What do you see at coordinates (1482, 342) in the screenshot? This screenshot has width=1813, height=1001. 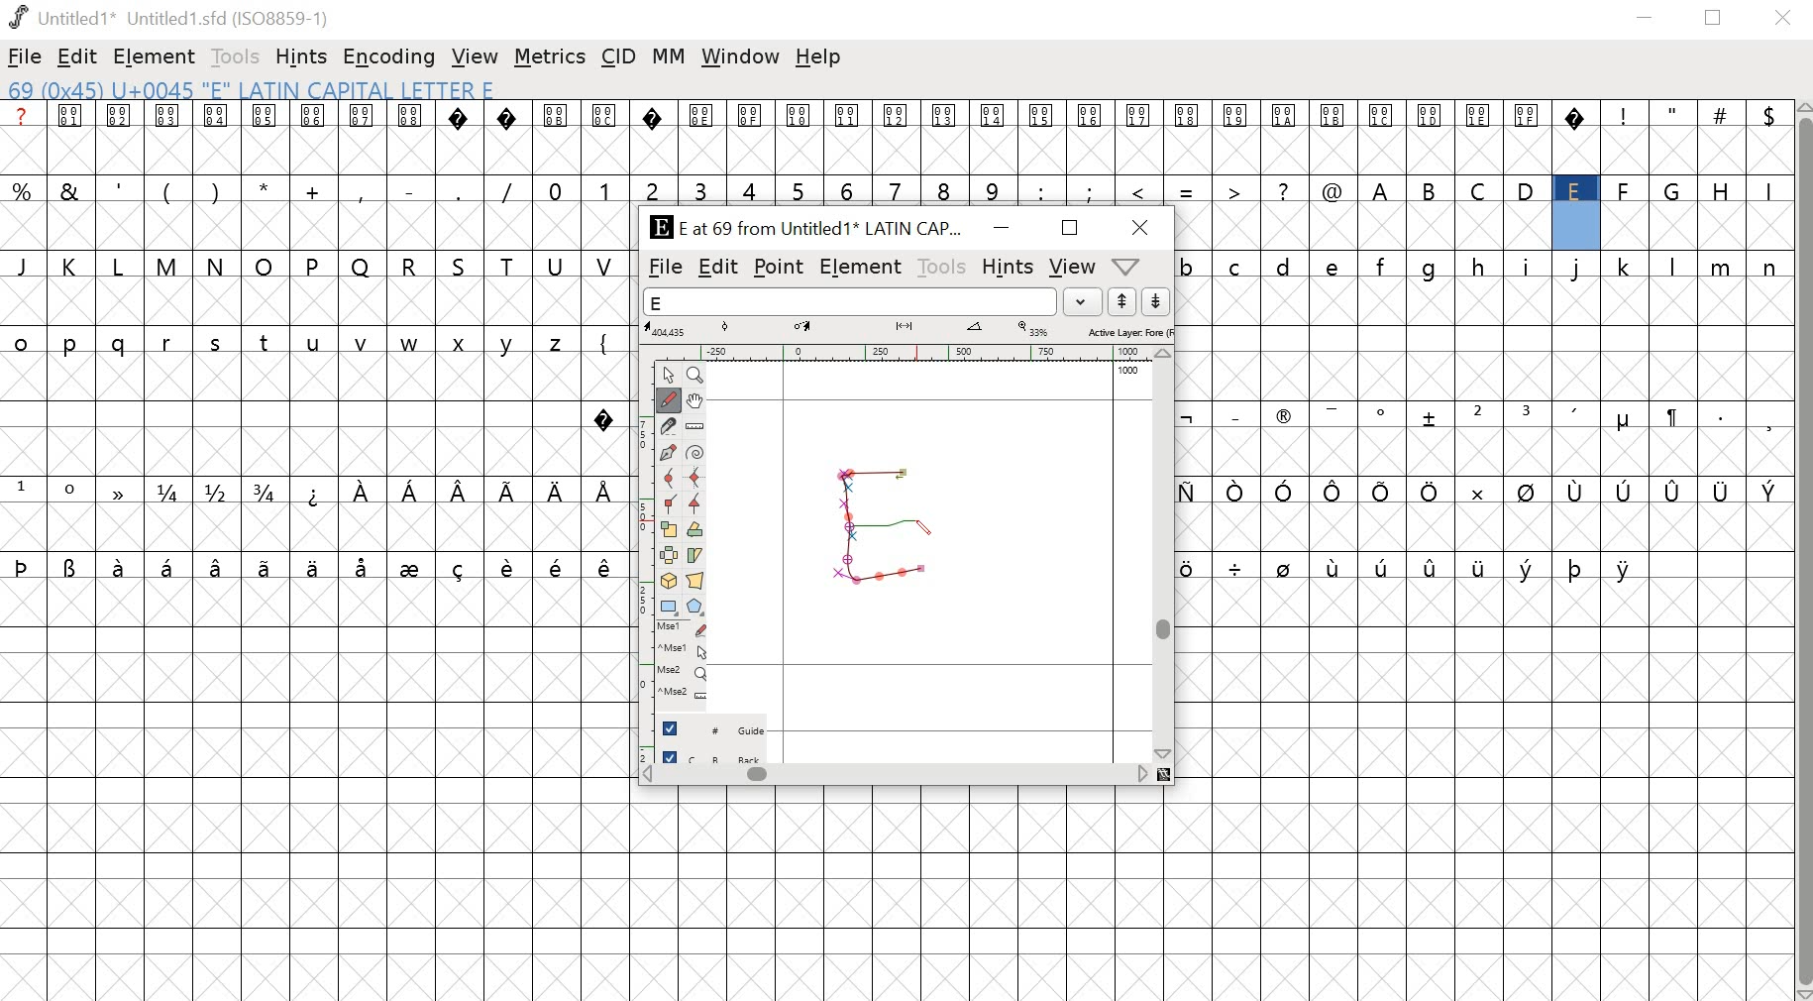 I see `empty cells` at bounding box center [1482, 342].